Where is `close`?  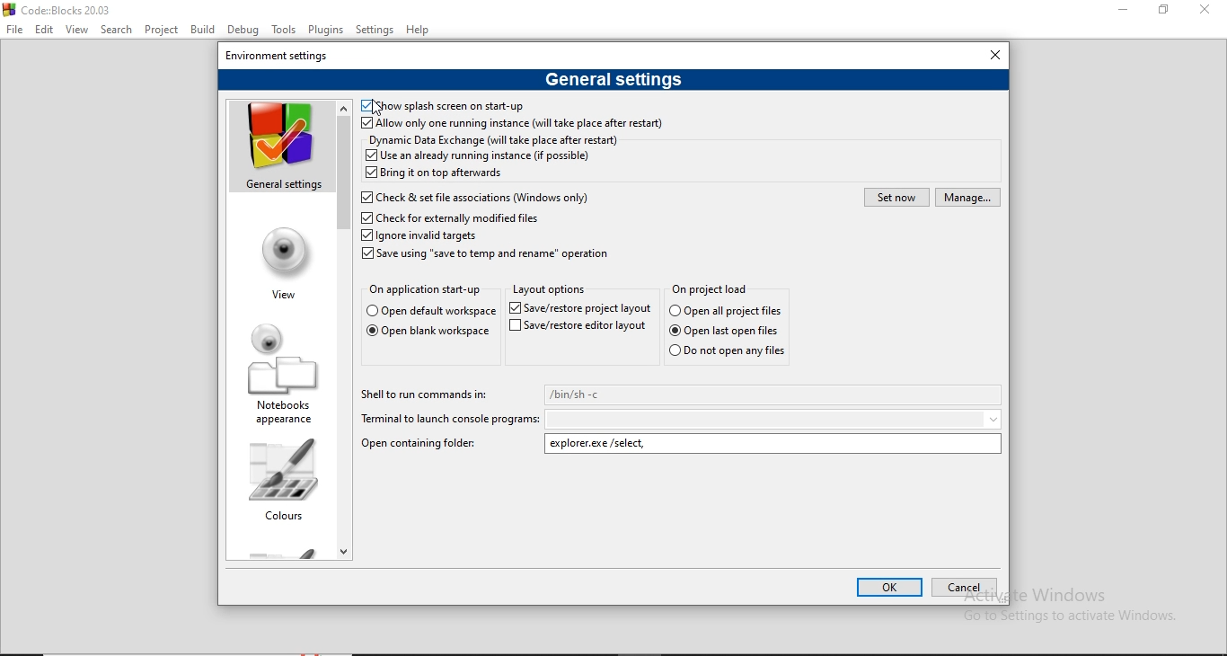 close is located at coordinates (994, 54).